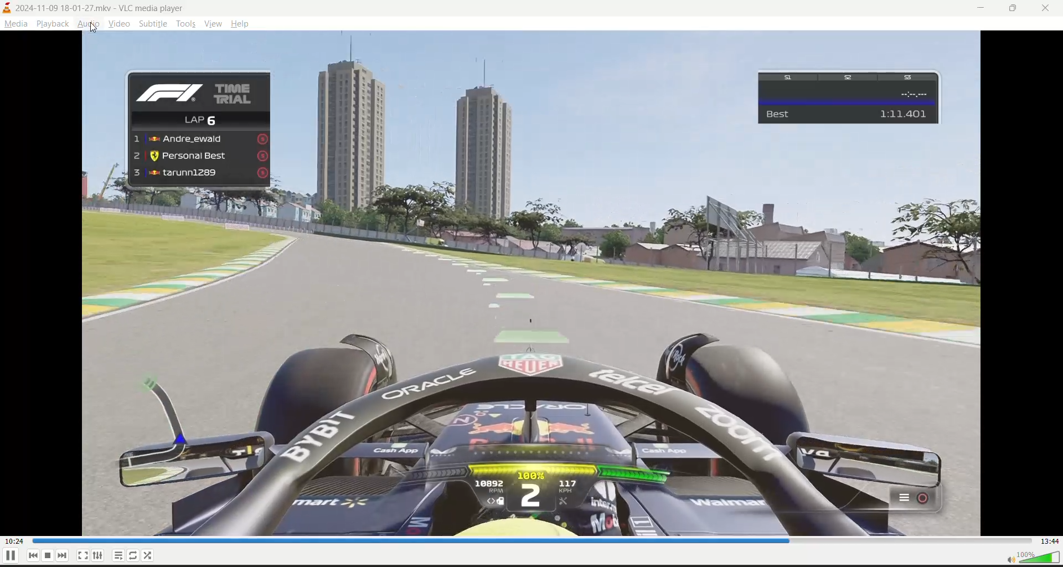 The image size is (1063, 567). What do you see at coordinates (525, 541) in the screenshot?
I see `track slider` at bounding box center [525, 541].